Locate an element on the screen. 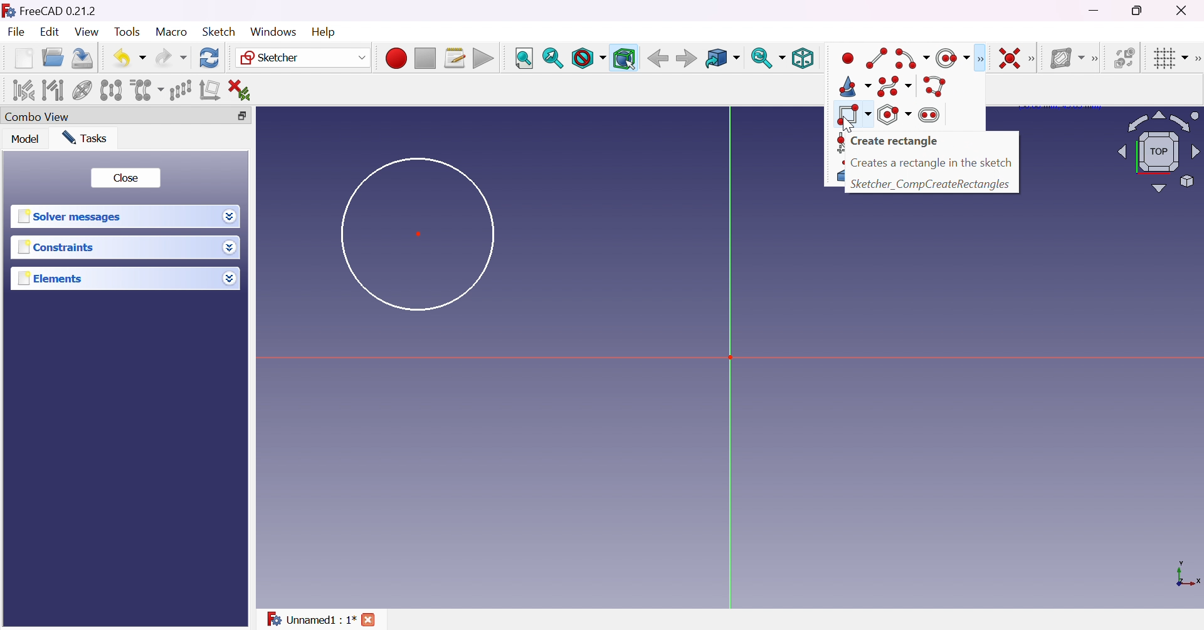  Constraints is located at coordinates (56, 248).